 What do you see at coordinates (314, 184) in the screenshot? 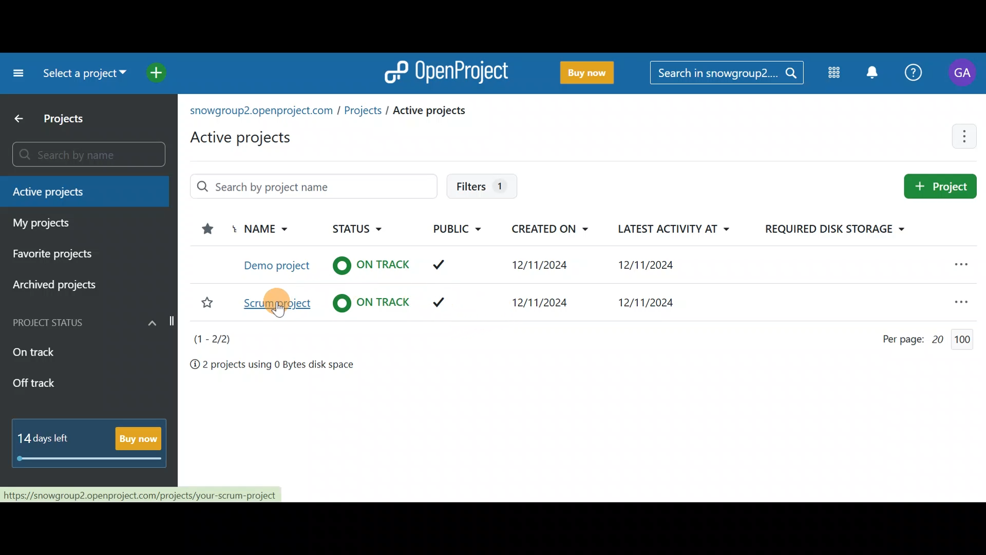
I see `Search bar` at bounding box center [314, 184].